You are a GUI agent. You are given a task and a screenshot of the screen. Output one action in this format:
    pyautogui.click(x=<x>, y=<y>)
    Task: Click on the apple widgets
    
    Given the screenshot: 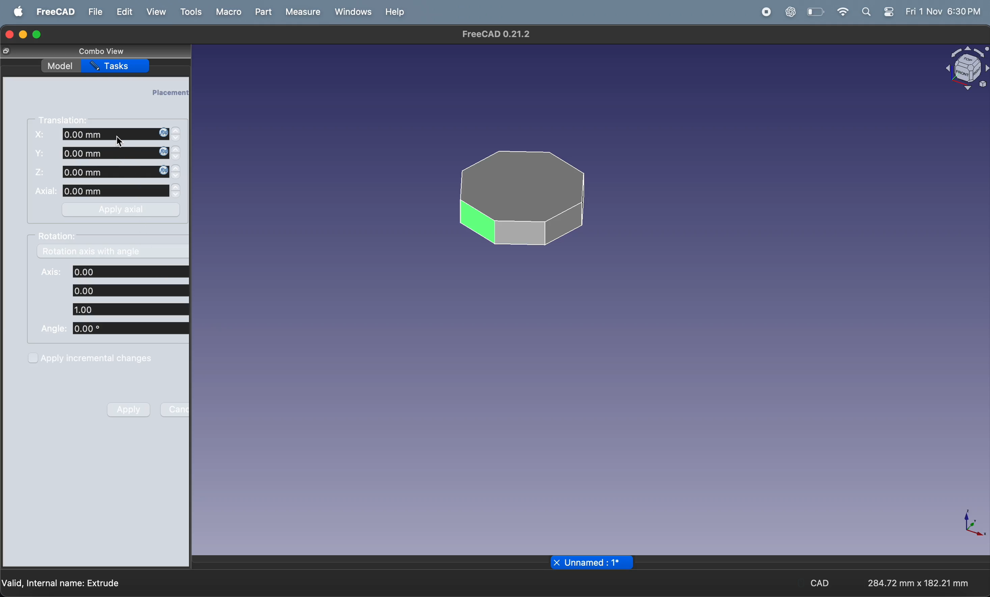 What is the action you would take?
    pyautogui.click(x=891, y=11)
    